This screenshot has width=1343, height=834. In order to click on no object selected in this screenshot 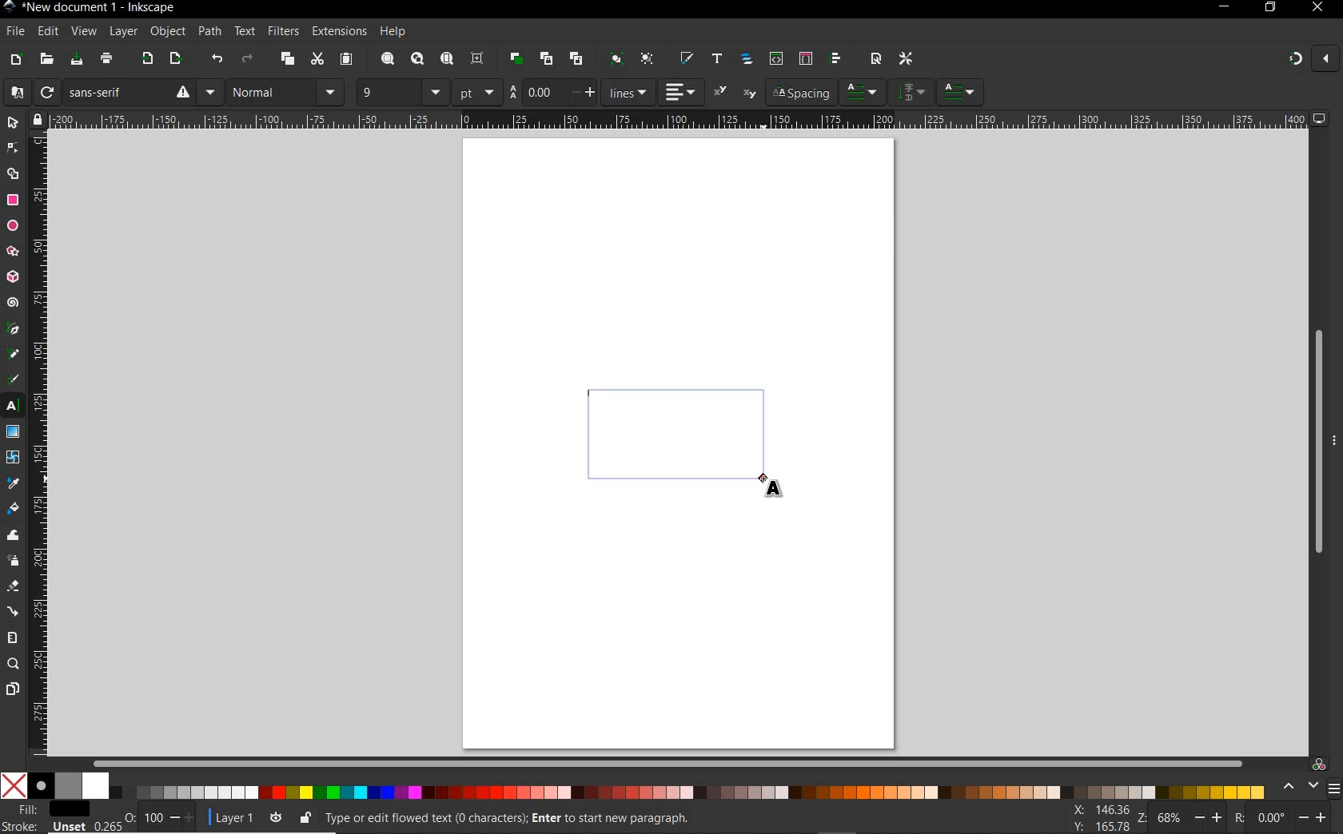, I will do `click(612, 818)`.